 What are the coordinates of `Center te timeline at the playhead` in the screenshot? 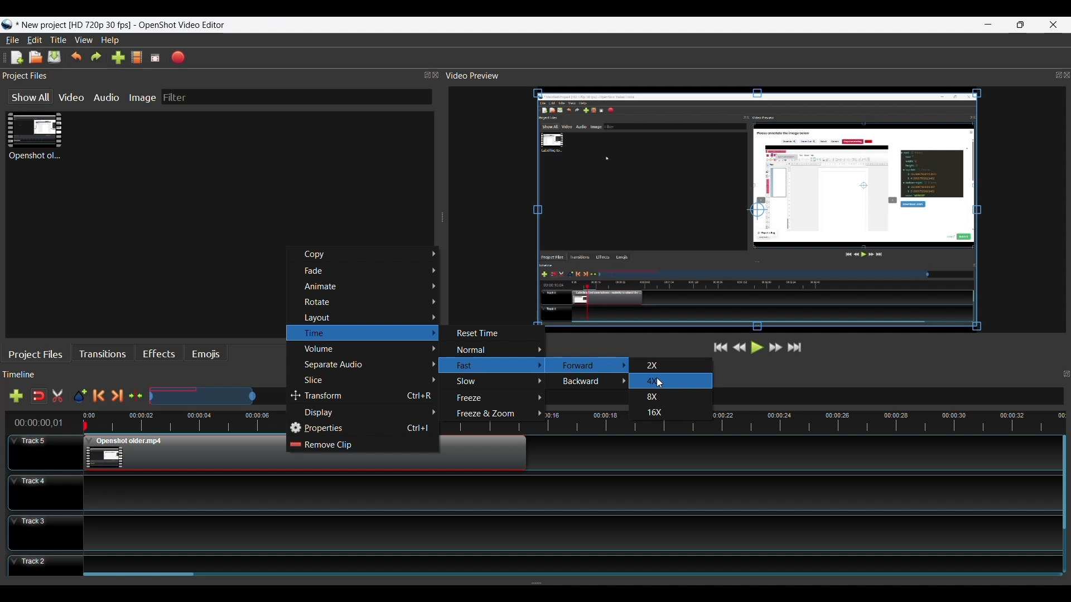 It's located at (136, 396).